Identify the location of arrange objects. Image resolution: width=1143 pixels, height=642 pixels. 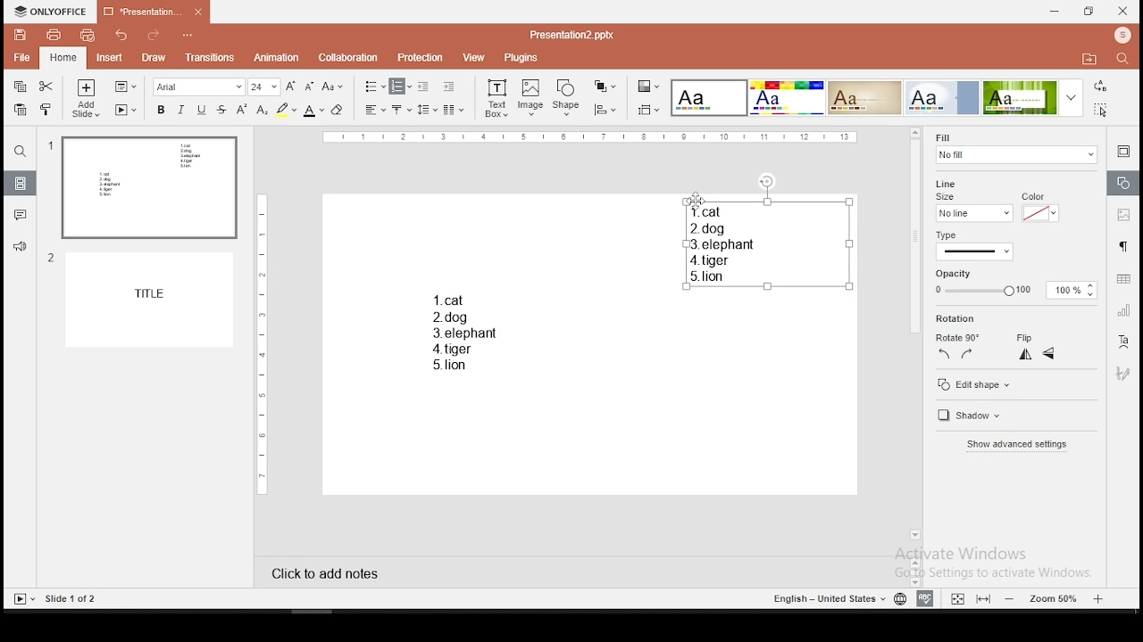
(605, 87).